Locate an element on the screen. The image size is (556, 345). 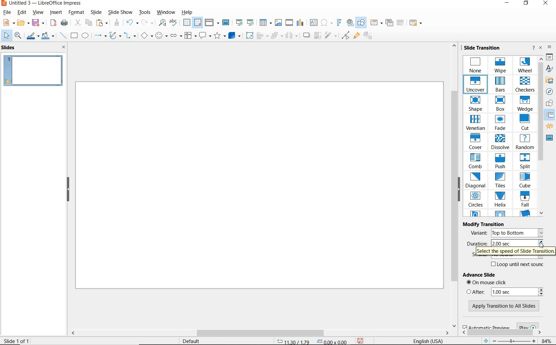
VENETIAN is located at coordinates (476, 123).